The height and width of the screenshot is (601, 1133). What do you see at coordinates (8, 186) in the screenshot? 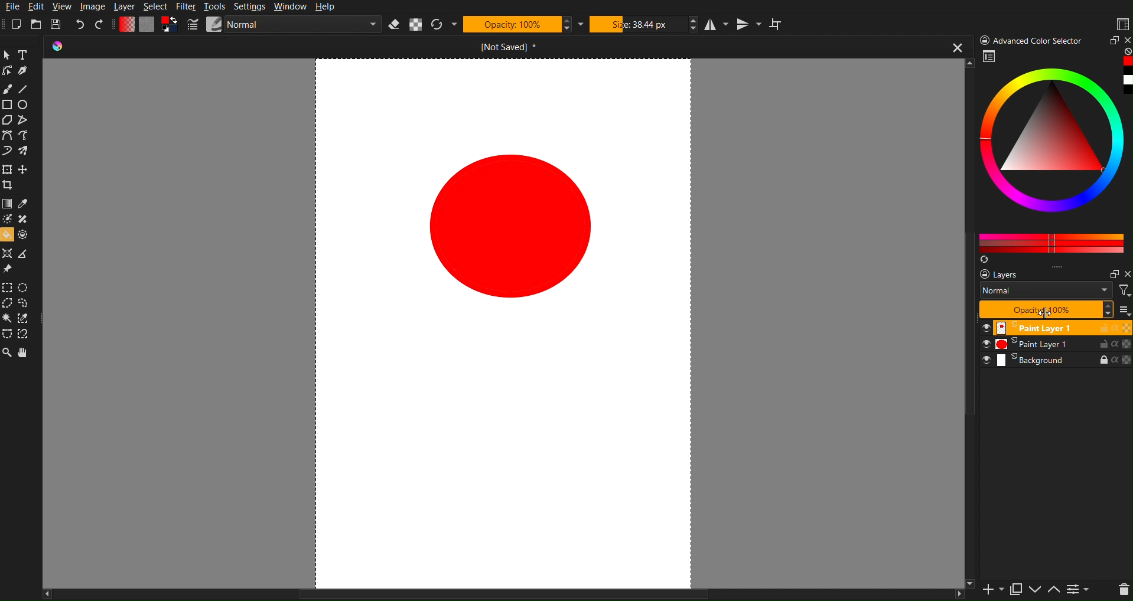
I see `Crop` at bounding box center [8, 186].